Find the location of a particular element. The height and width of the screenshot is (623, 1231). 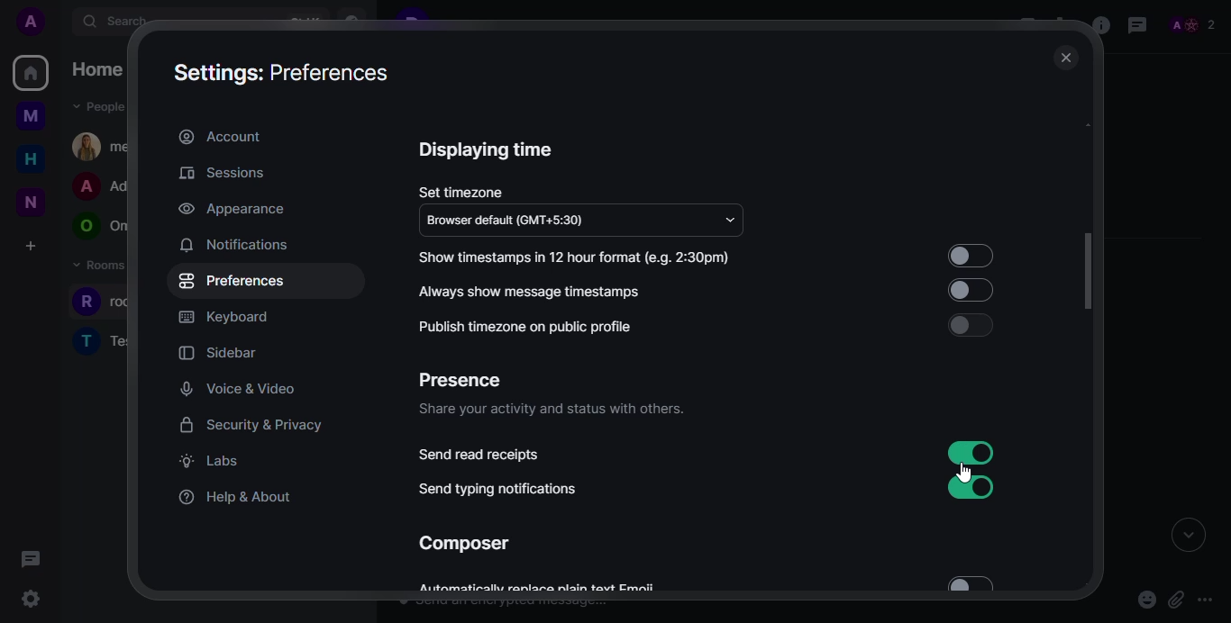

rooms dropdown is located at coordinates (108, 265).